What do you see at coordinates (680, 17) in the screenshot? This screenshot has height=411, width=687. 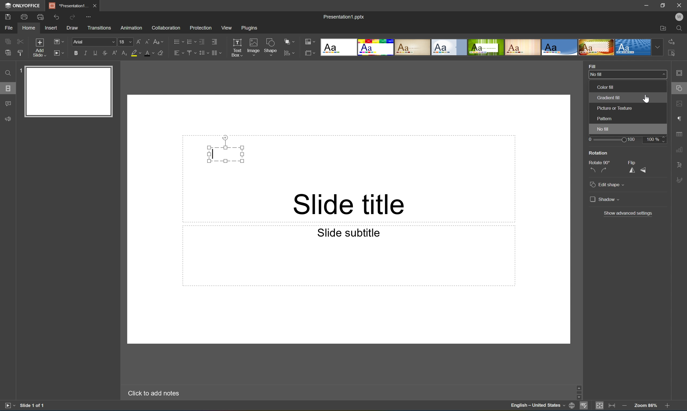 I see `W` at bounding box center [680, 17].